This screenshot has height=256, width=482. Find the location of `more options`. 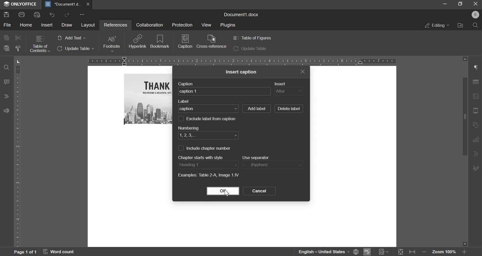

more options is located at coordinates (83, 15).